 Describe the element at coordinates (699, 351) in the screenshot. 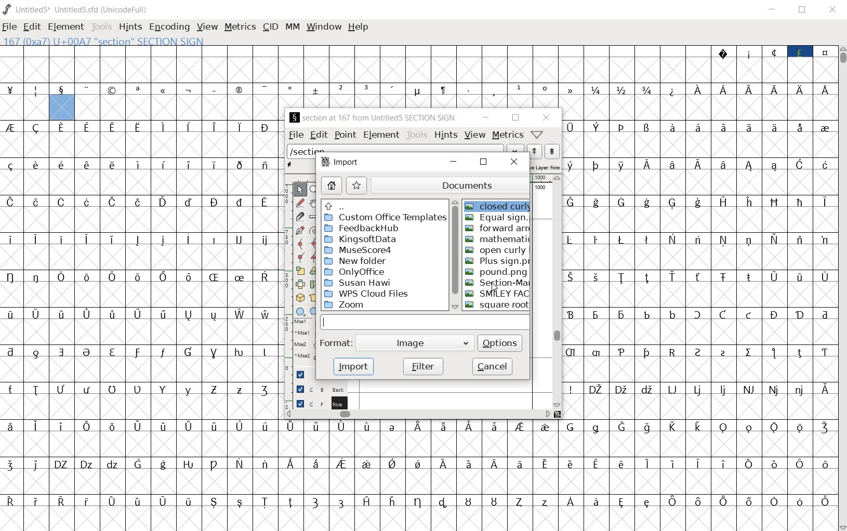

I see `special letters` at that location.